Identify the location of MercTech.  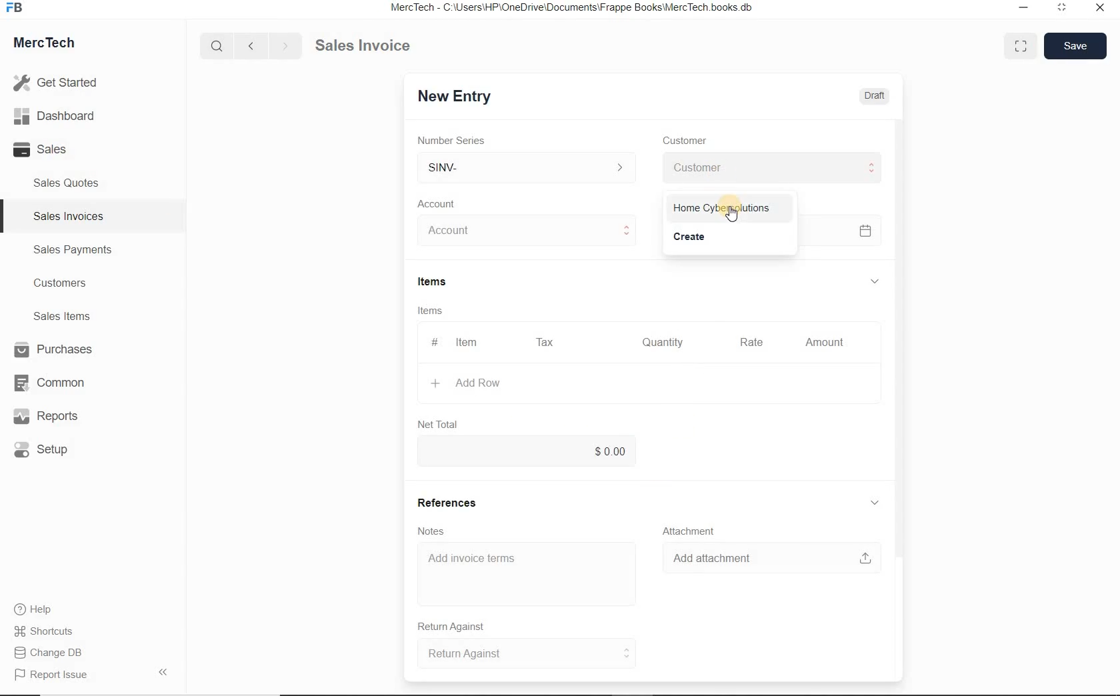
(51, 45).